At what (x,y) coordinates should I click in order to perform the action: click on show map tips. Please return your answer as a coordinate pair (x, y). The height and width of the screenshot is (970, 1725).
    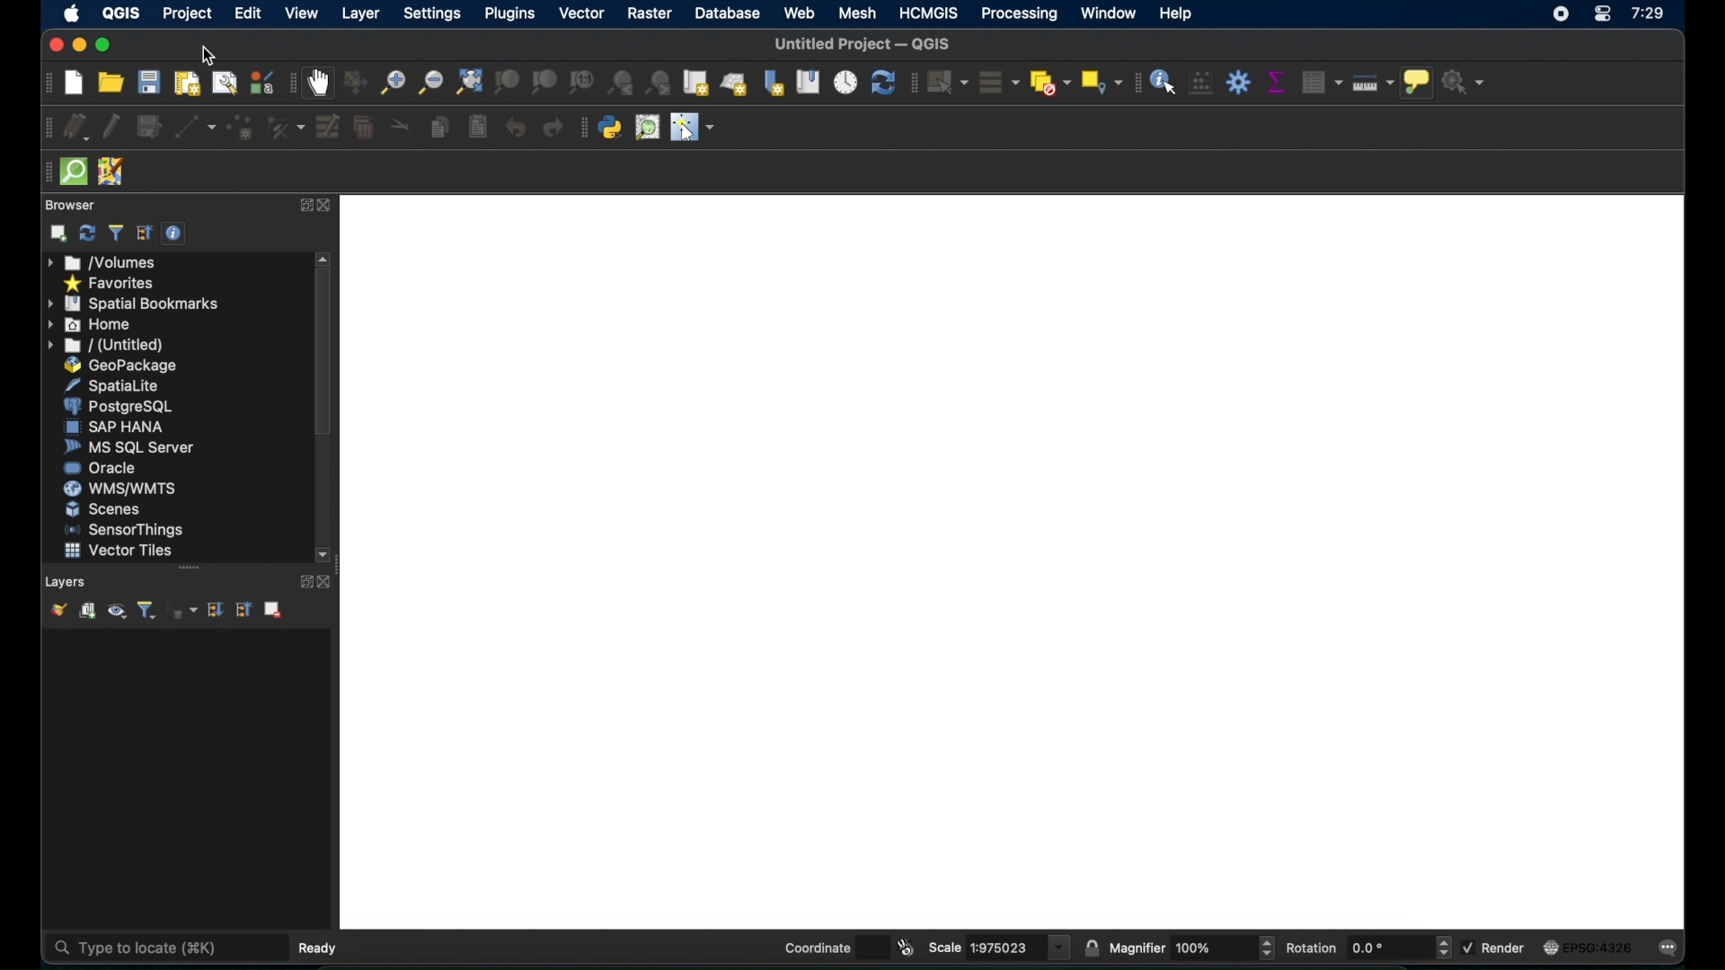
    Looking at the image, I should click on (1419, 83).